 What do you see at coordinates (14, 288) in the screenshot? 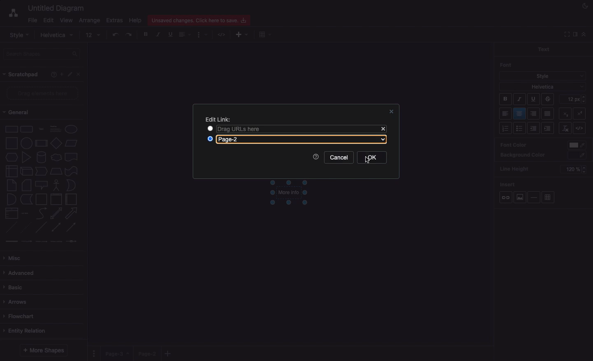
I see `Basic` at bounding box center [14, 288].